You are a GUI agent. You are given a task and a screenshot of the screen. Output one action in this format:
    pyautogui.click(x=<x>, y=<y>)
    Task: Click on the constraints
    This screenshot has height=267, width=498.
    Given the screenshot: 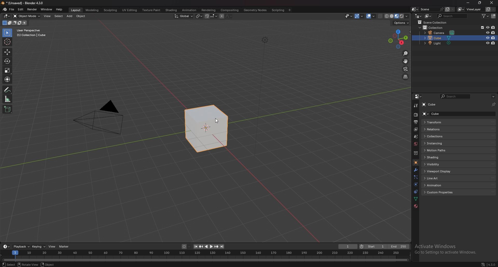 What is the action you would take?
    pyautogui.click(x=415, y=192)
    